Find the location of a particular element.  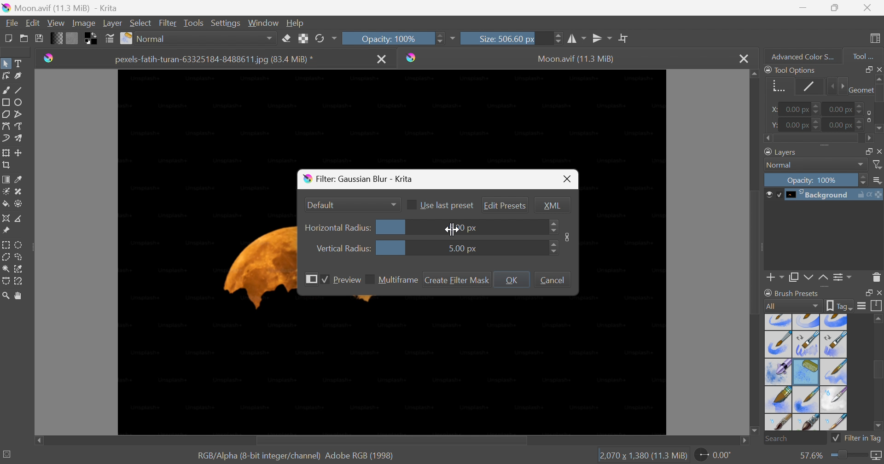

Line tool is located at coordinates (19, 88).